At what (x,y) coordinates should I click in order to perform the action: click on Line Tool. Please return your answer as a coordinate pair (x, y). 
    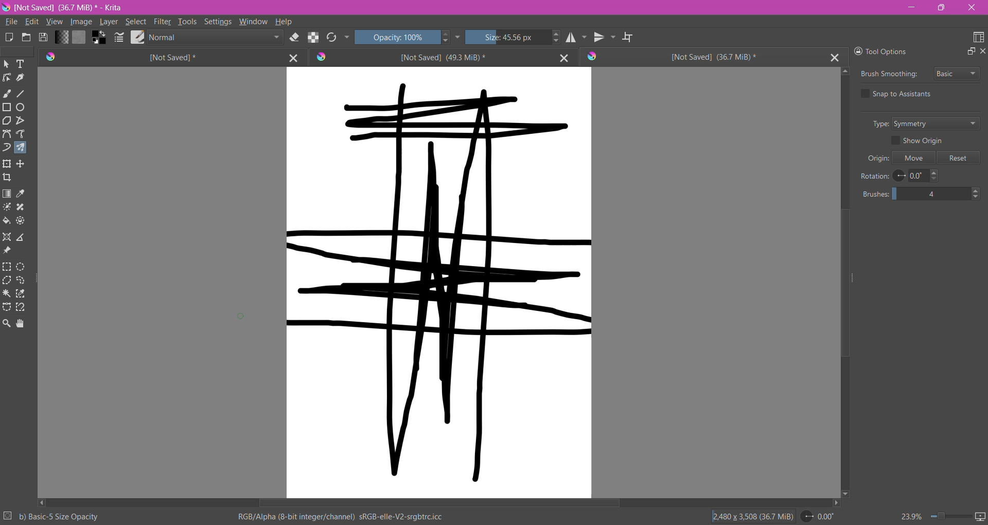
    Looking at the image, I should click on (22, 94).